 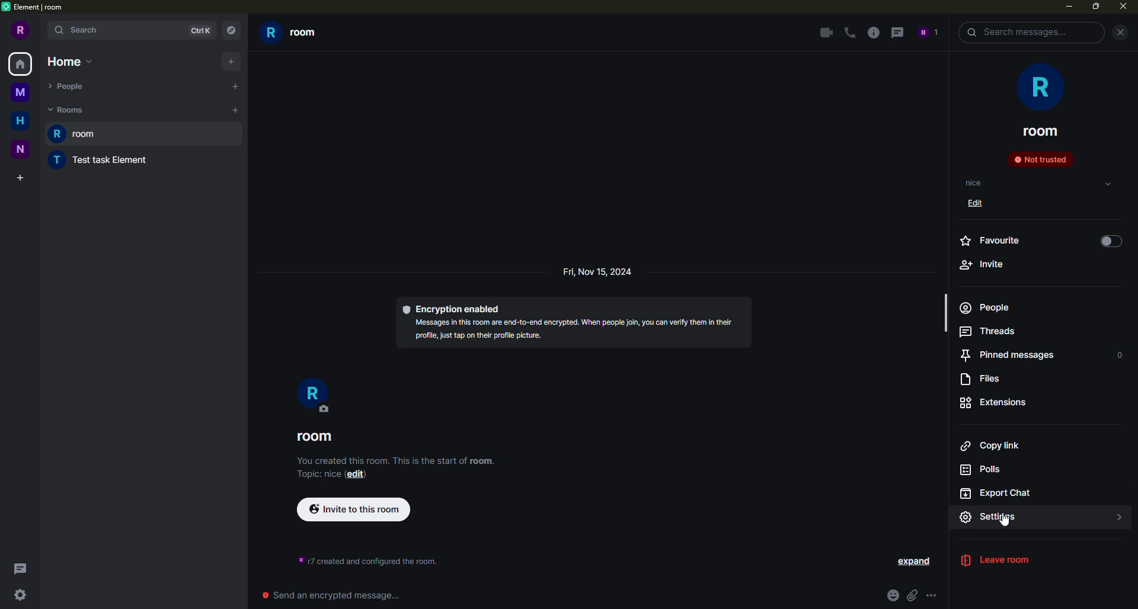 I want to click on files, so click(x=986, y=379).